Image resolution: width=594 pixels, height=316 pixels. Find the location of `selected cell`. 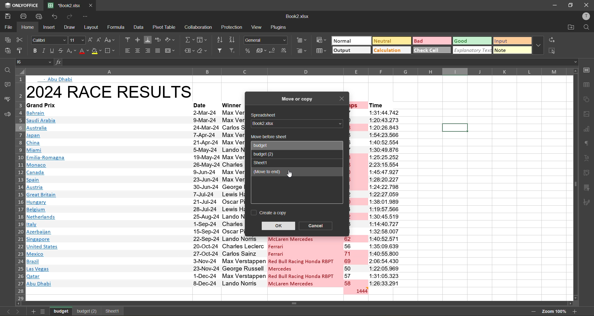

selected cell is located at coordinates (454, 128).